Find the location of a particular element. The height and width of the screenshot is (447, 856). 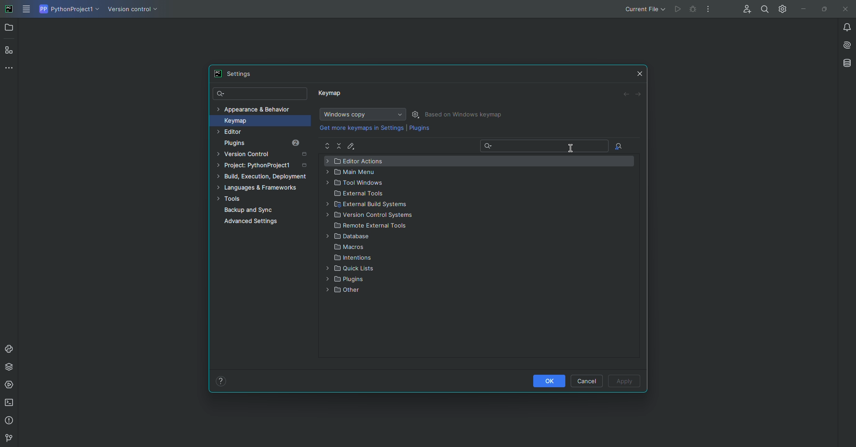

Search is located at coordinates (261, 94).